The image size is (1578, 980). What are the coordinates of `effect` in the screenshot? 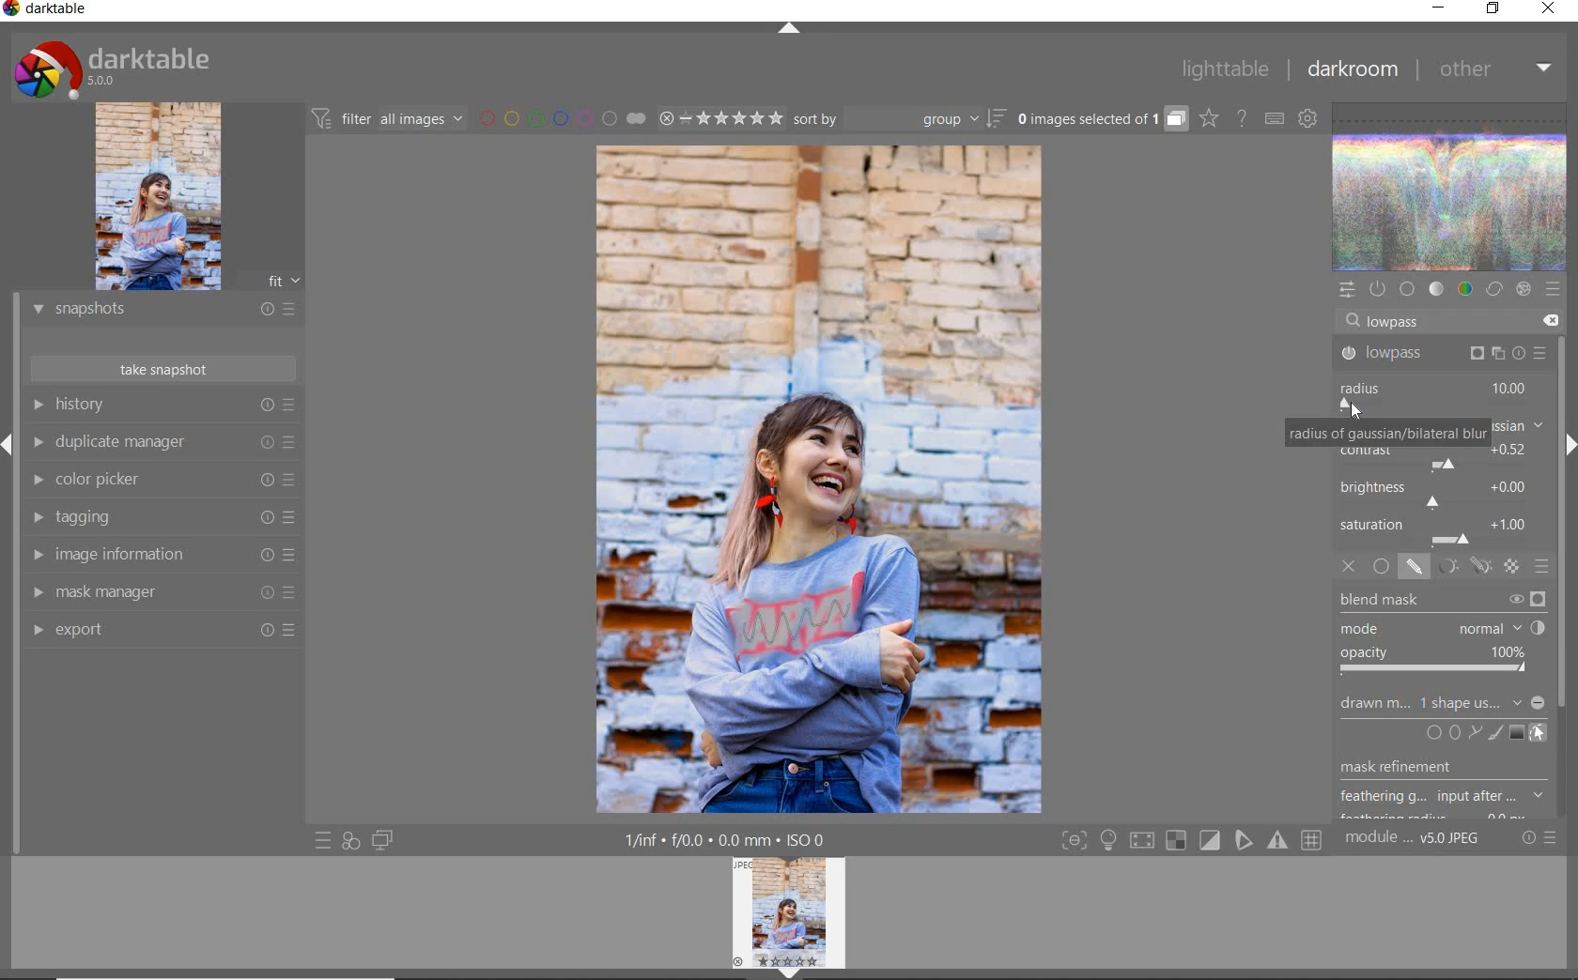 It's located at (1521, 290).